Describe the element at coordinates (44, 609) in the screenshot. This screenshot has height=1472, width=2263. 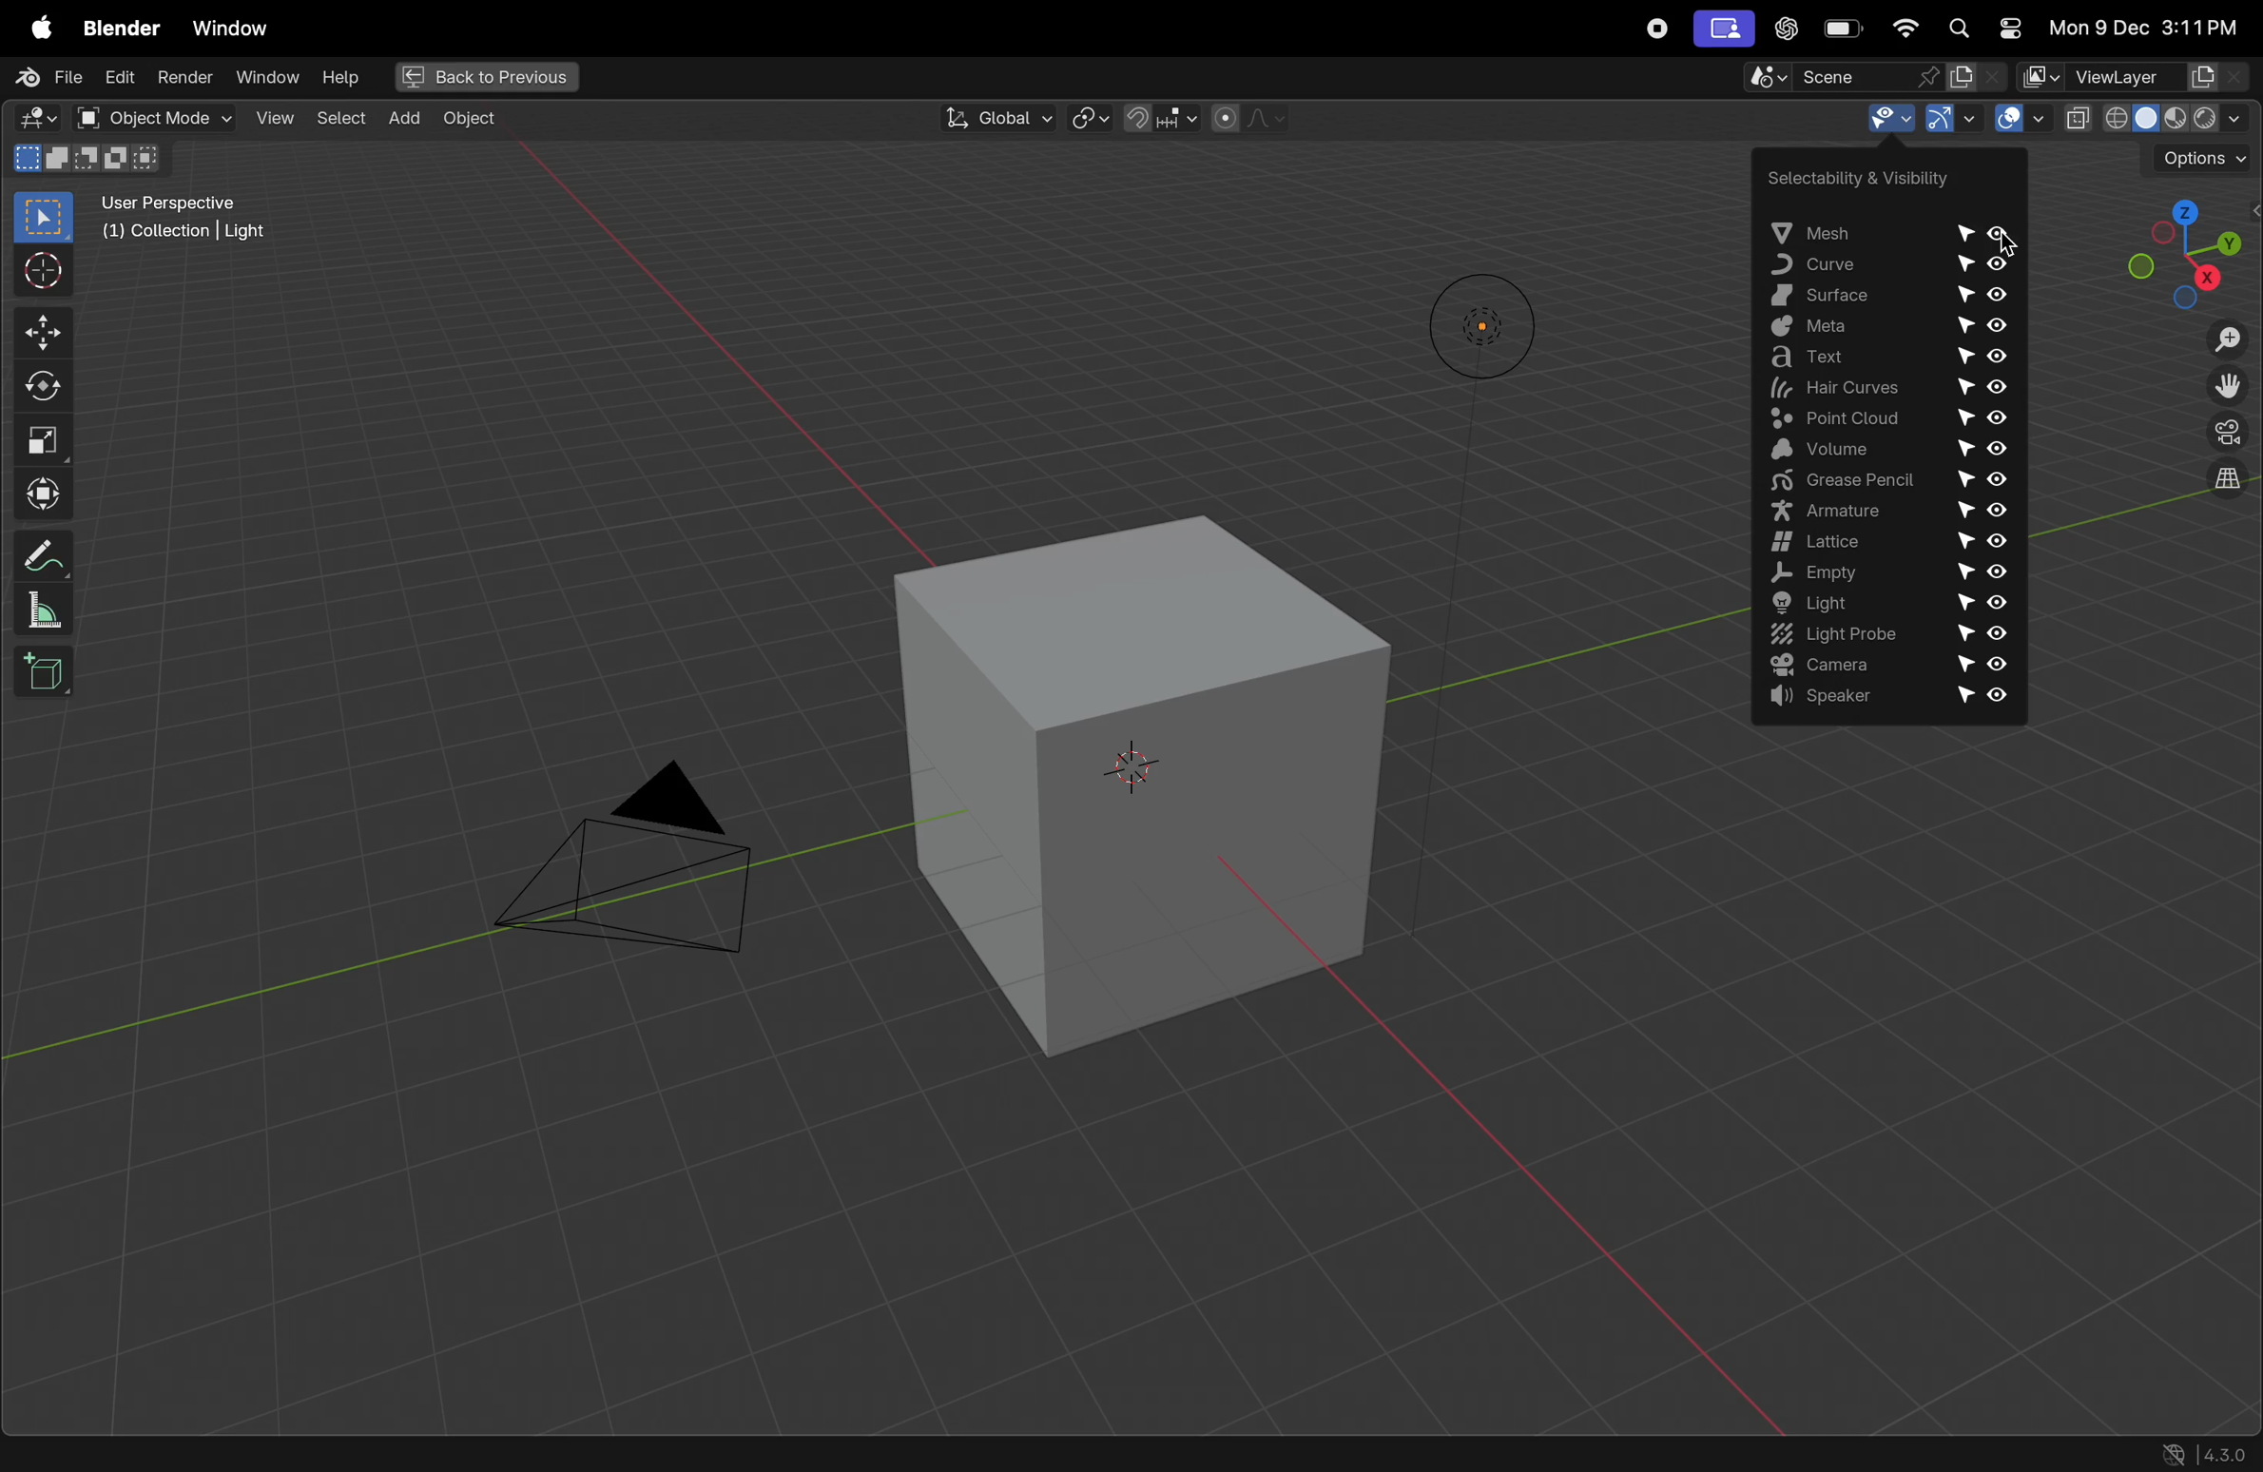
I see `scale` at that location.